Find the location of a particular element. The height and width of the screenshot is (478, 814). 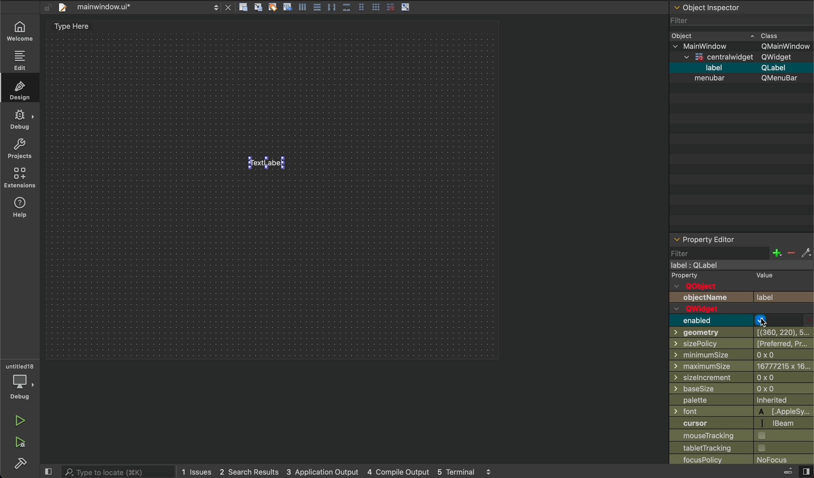

run is located at coordinates (20, 419).